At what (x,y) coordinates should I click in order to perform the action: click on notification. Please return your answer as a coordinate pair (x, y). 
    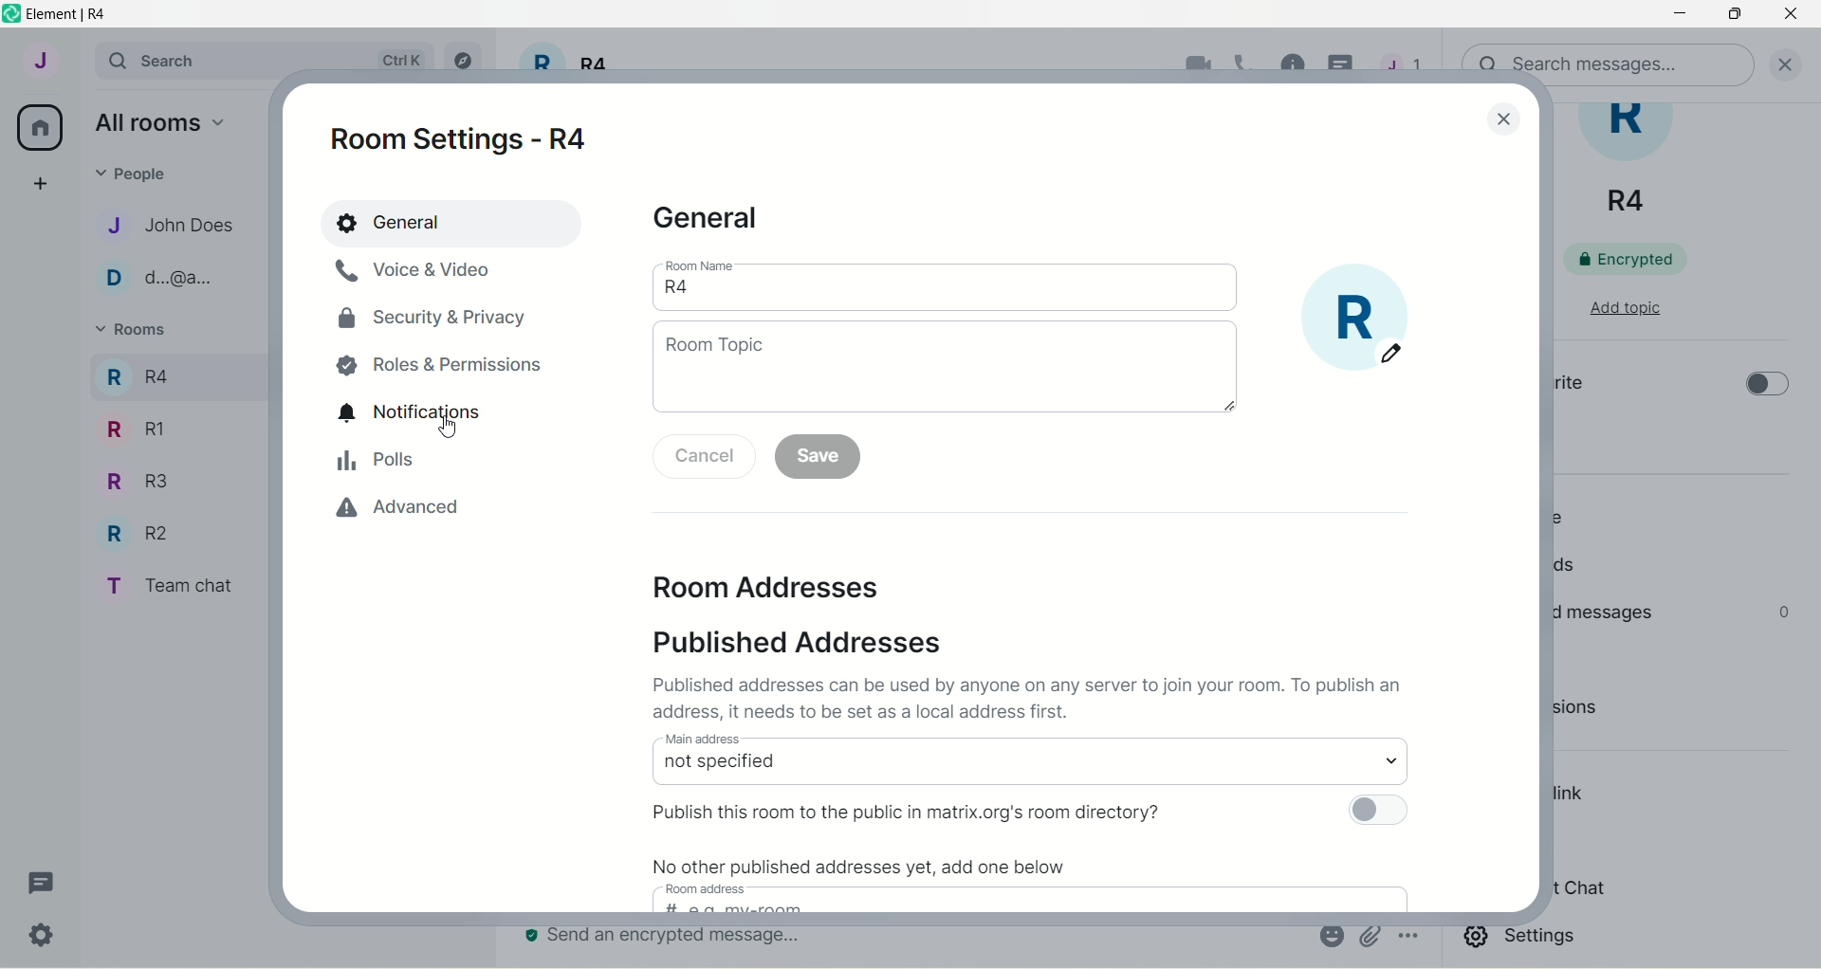
    Looking at the image, I should click on (414, 411).